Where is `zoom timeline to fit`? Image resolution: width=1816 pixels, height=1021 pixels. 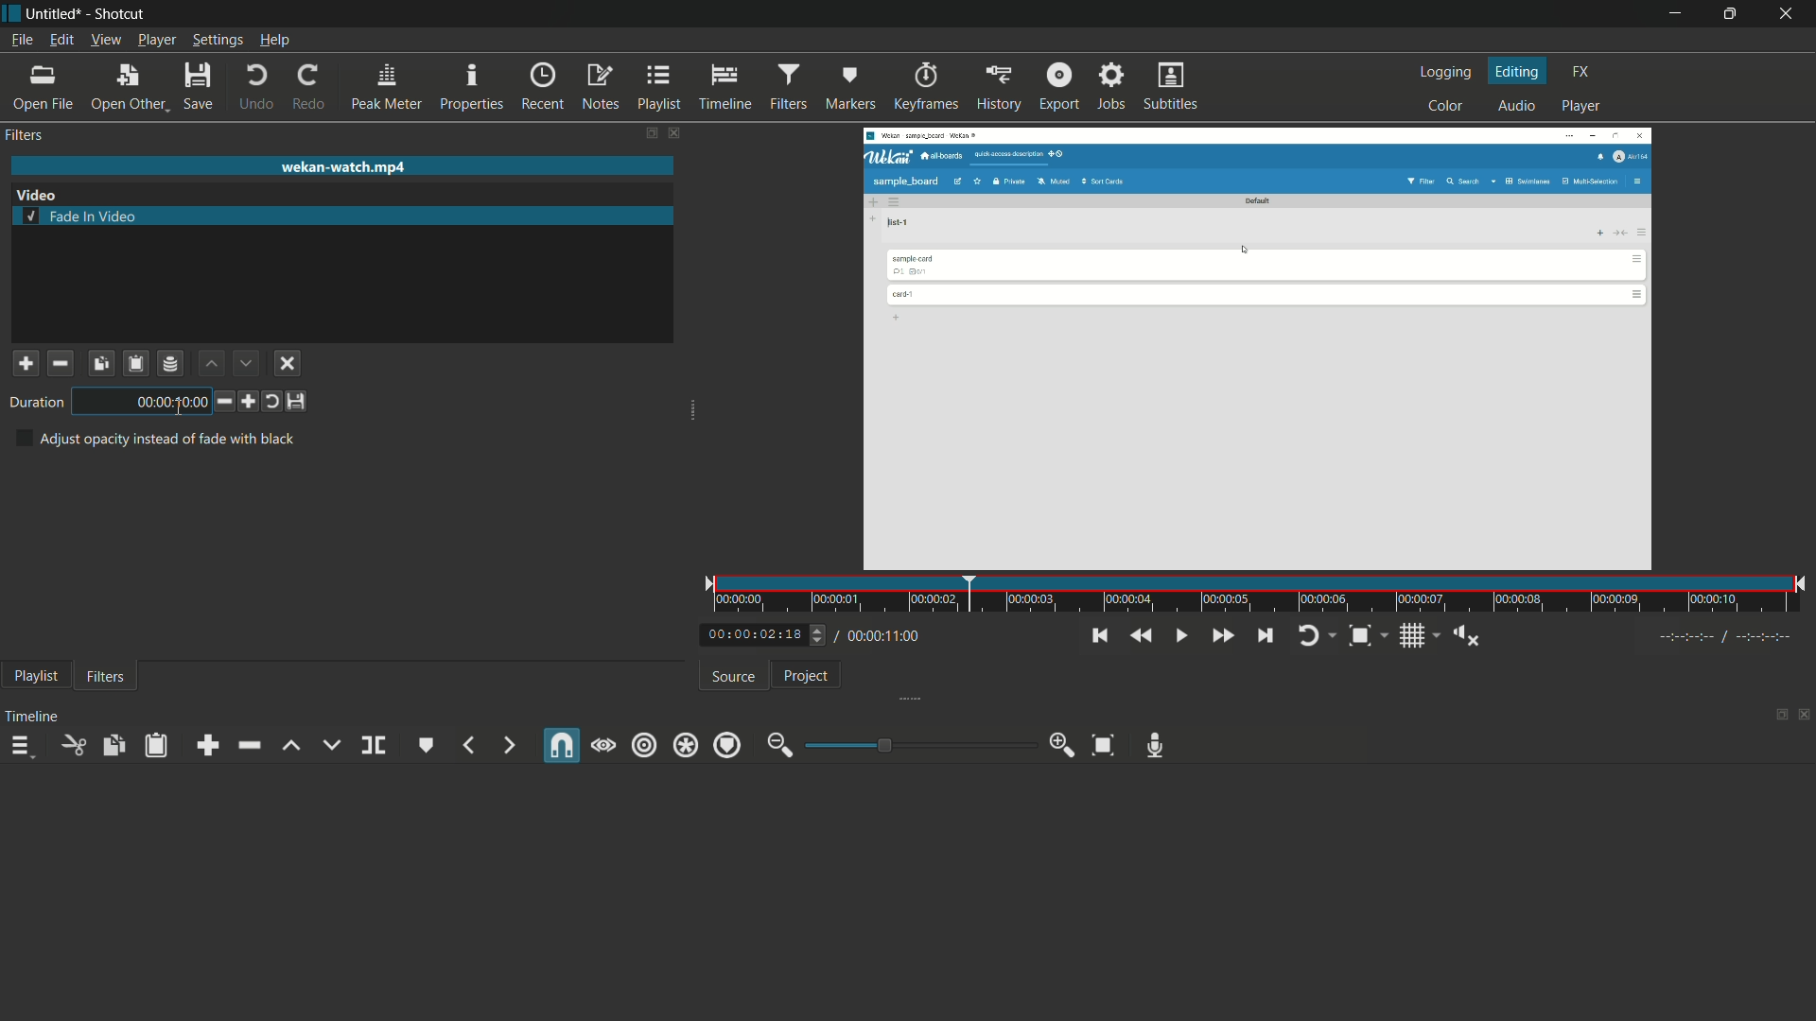
zoom timeline to fit is located at coordinates (1104, 744).